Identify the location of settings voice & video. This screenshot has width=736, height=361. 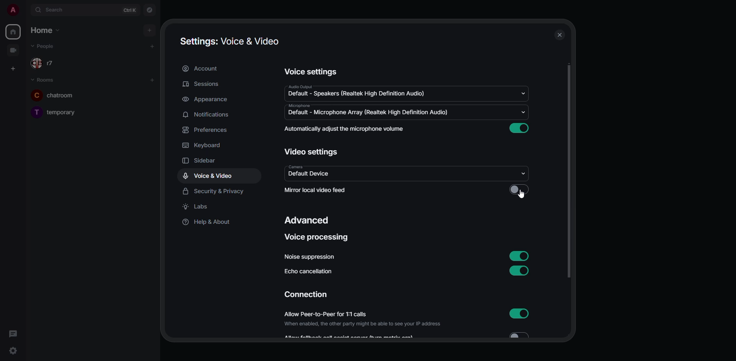
(229, 41).